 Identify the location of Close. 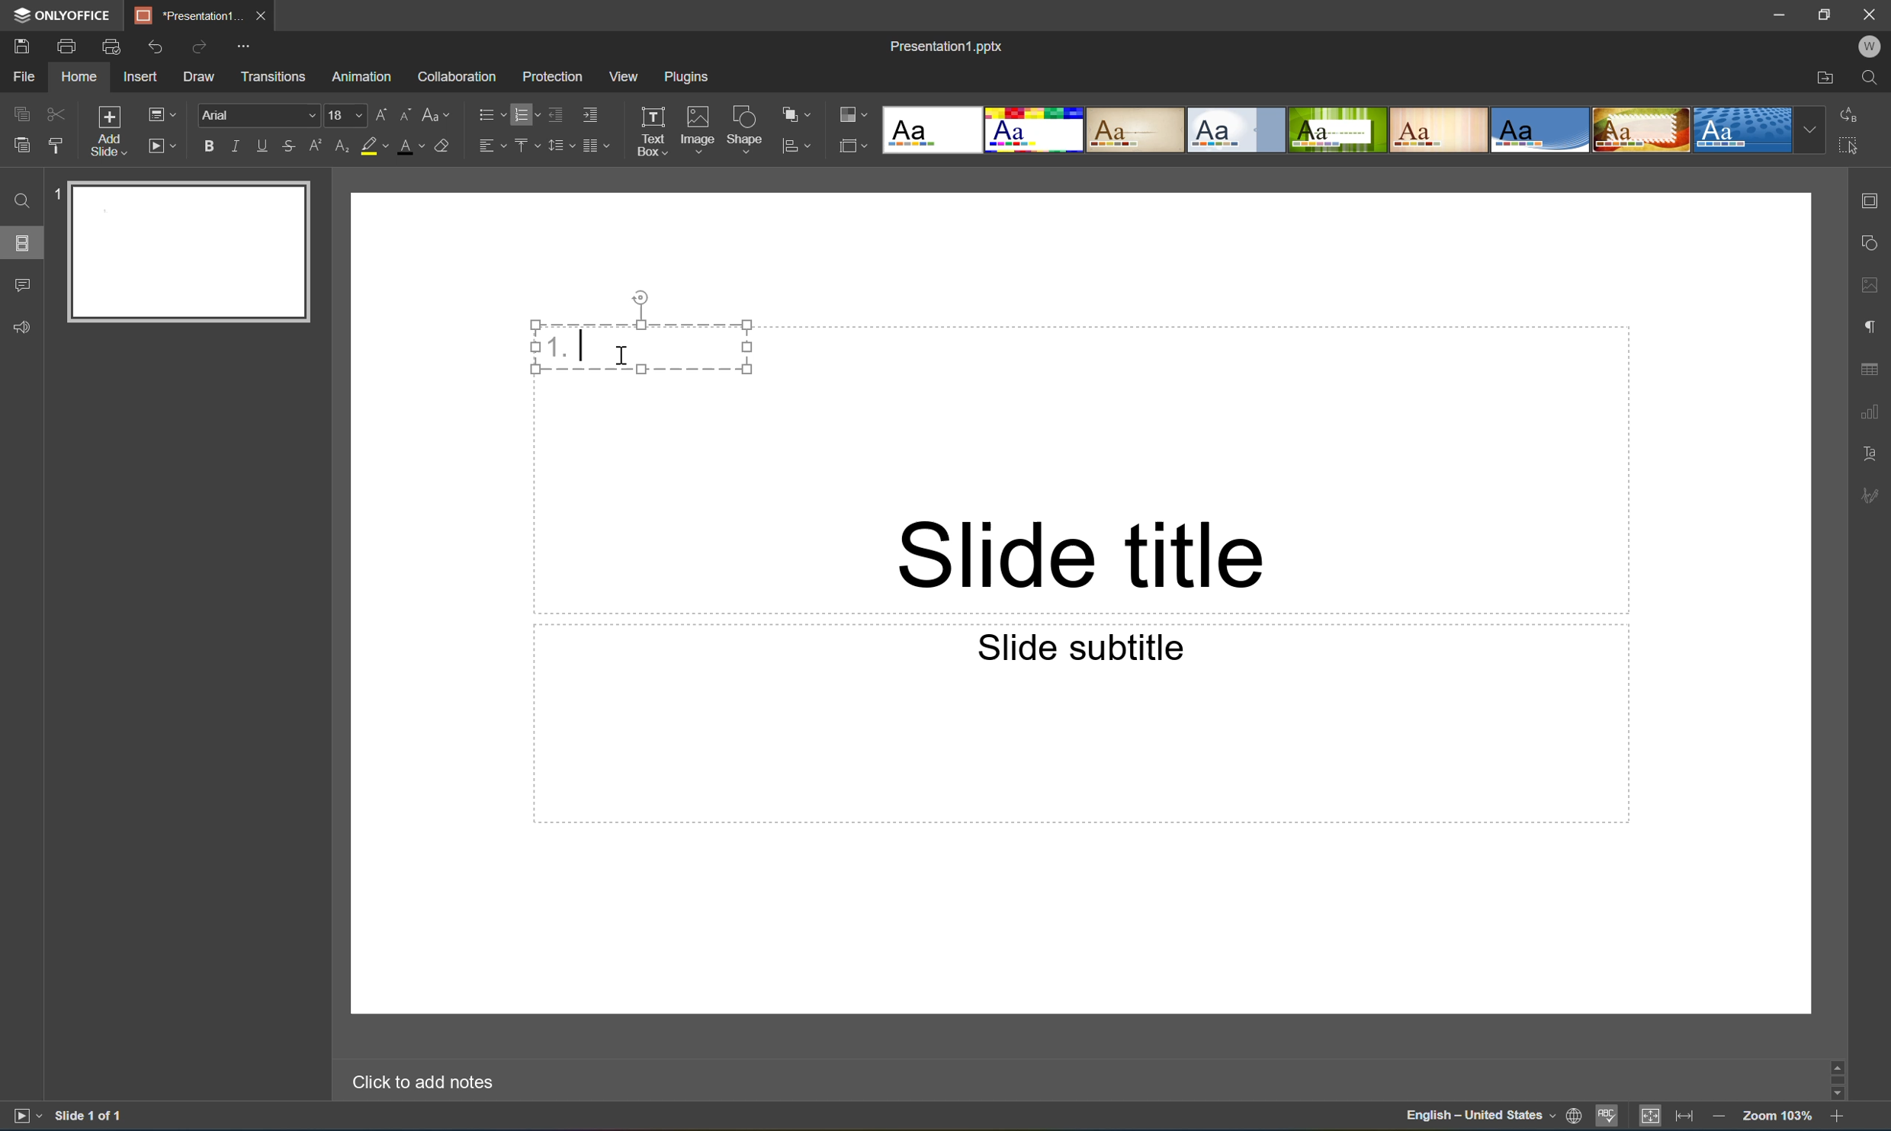
(1873, 14).